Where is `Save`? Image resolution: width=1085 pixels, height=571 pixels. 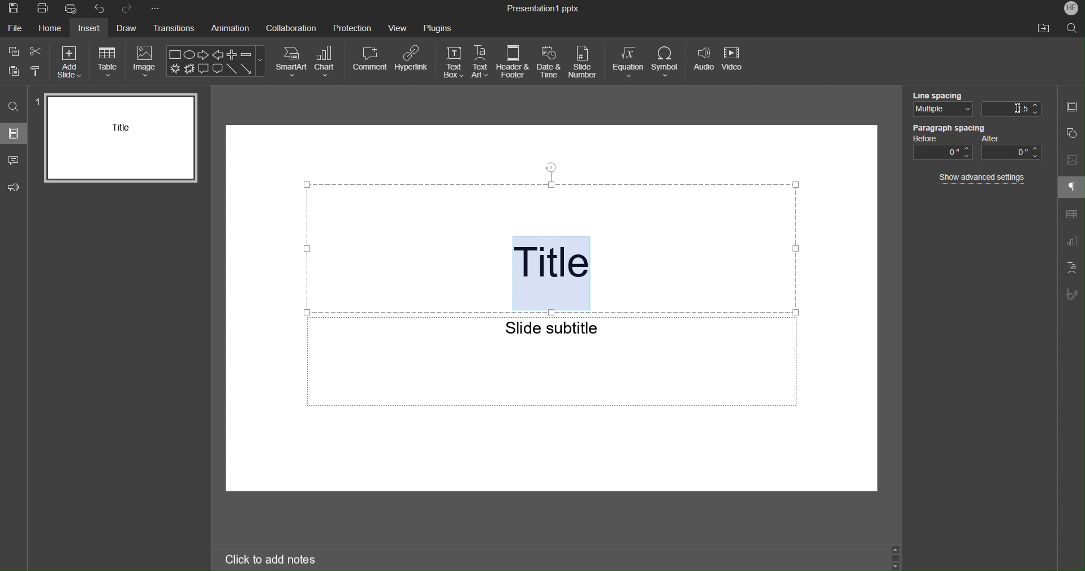 Save is located at coordinates (12, 9).